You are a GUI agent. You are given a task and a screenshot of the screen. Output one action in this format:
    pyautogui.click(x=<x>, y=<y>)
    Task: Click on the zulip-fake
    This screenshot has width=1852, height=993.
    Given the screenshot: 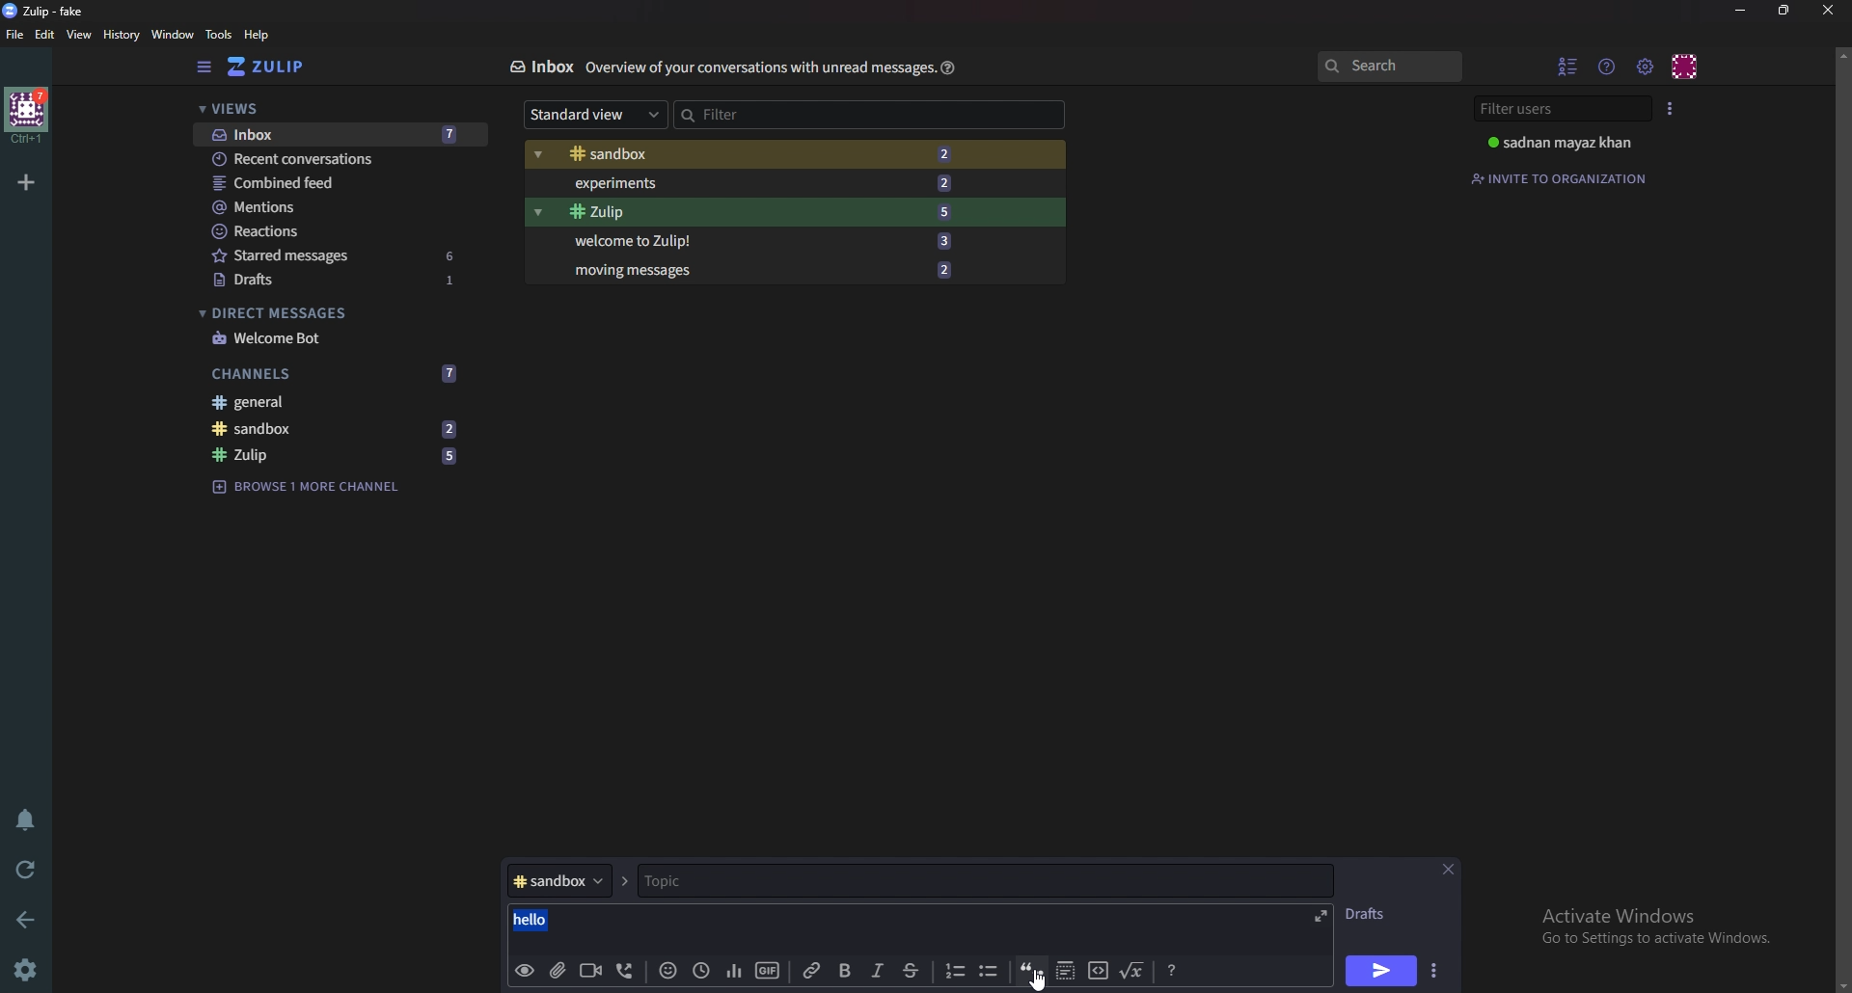 What is the action you would take?
    pyautogui.click(x=48, y=11)
    